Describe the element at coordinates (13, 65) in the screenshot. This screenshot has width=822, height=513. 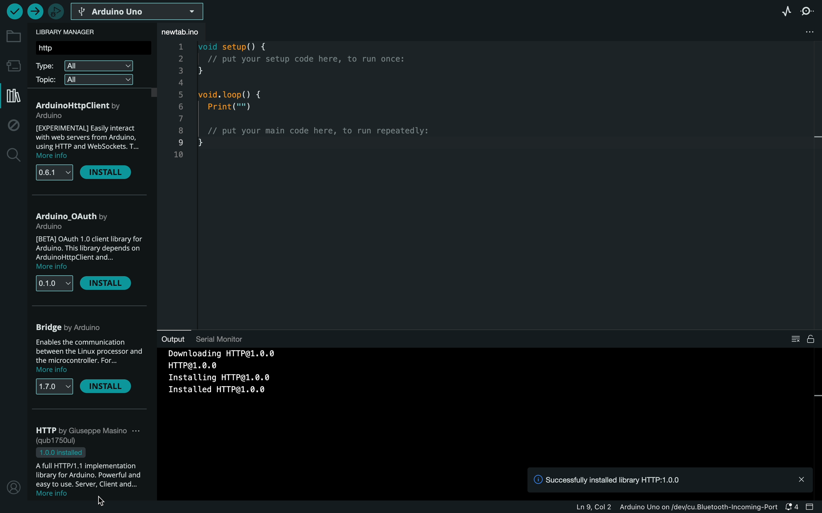
I see `board manager` at that location.